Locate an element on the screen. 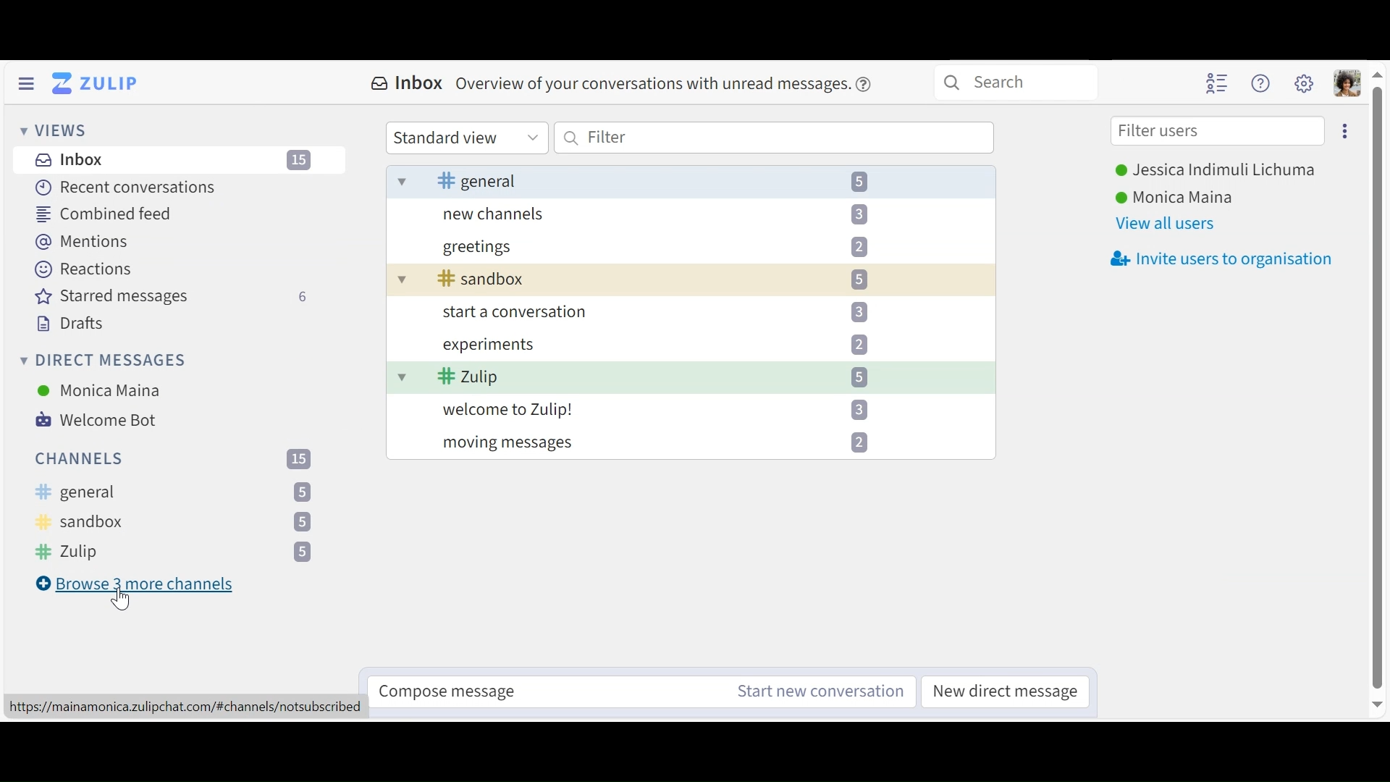 This screenshot has height=782, width=1390. Cursor is located at coordinates (123, 605).